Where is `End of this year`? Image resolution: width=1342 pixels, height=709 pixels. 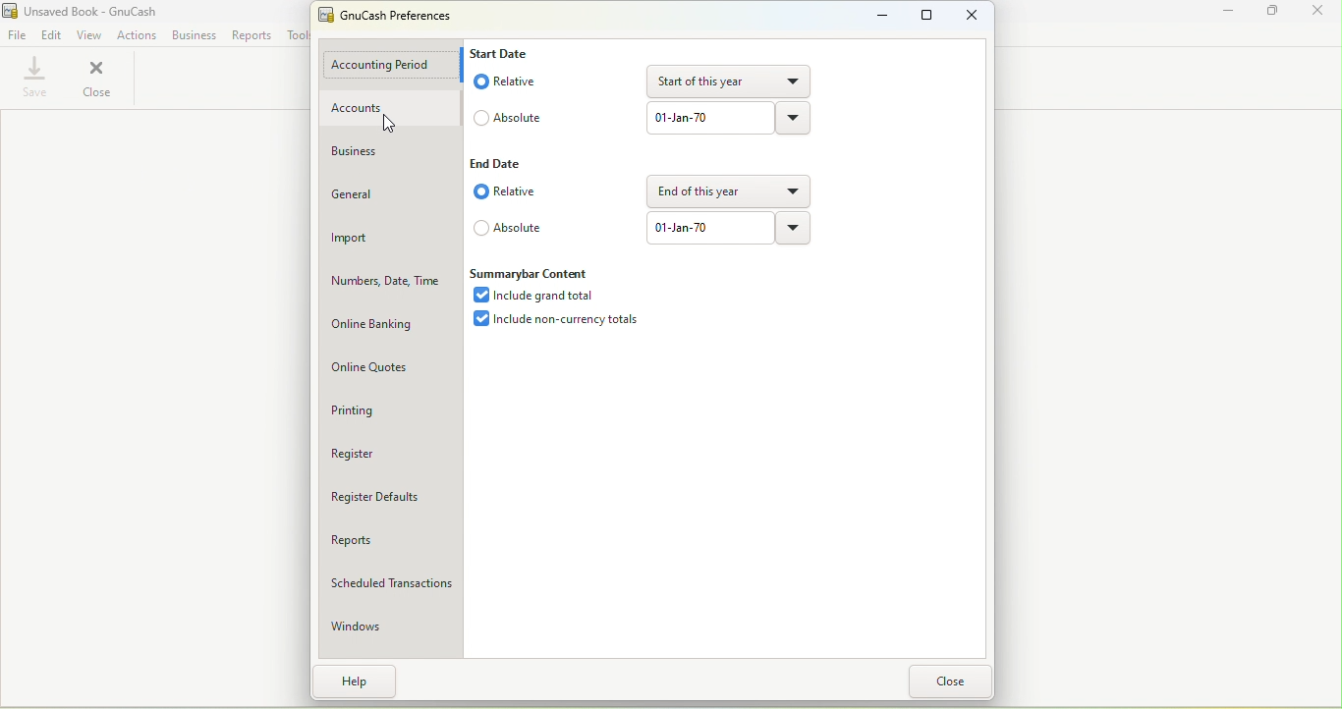
End of this year is located at coordinates (728, 190).